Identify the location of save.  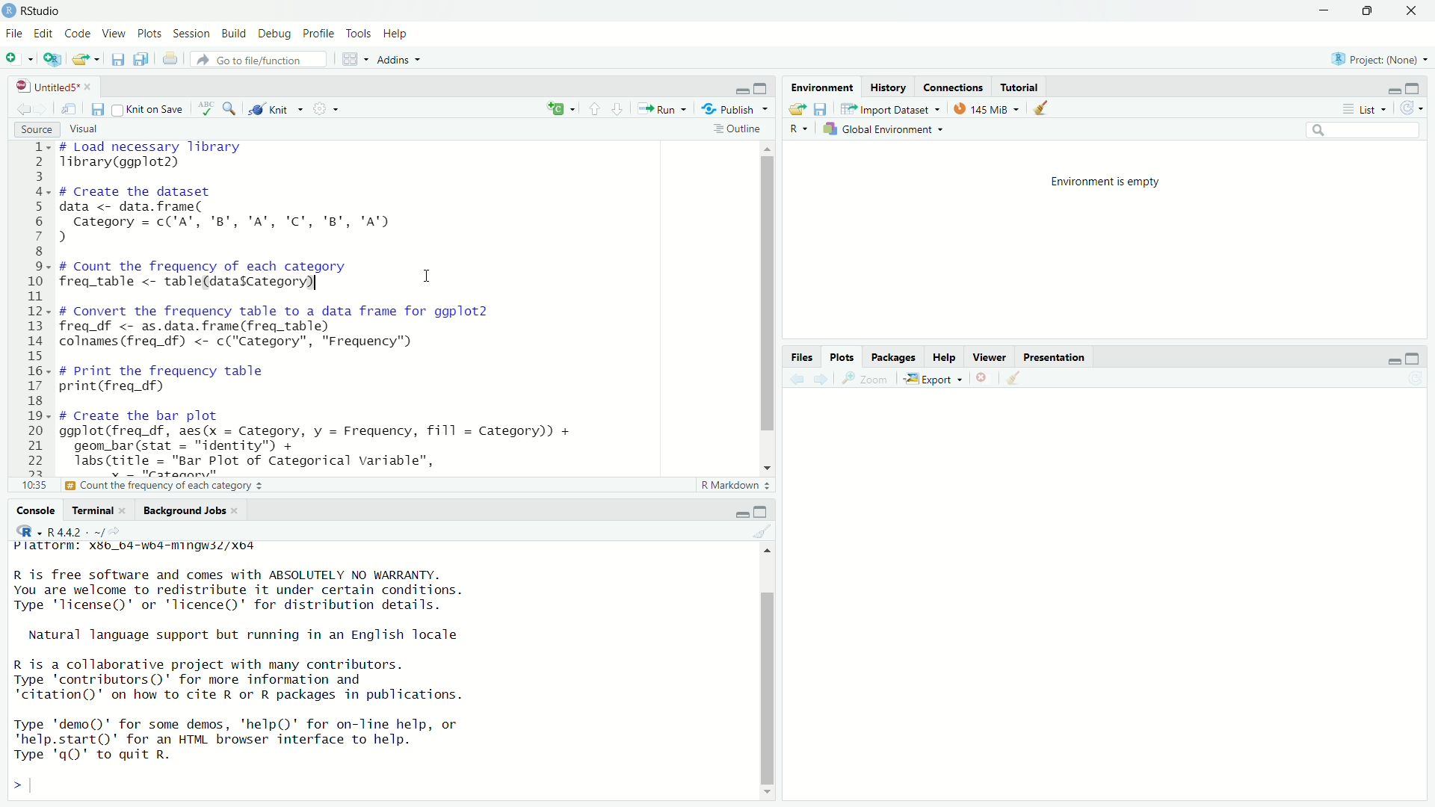
(120, 59).